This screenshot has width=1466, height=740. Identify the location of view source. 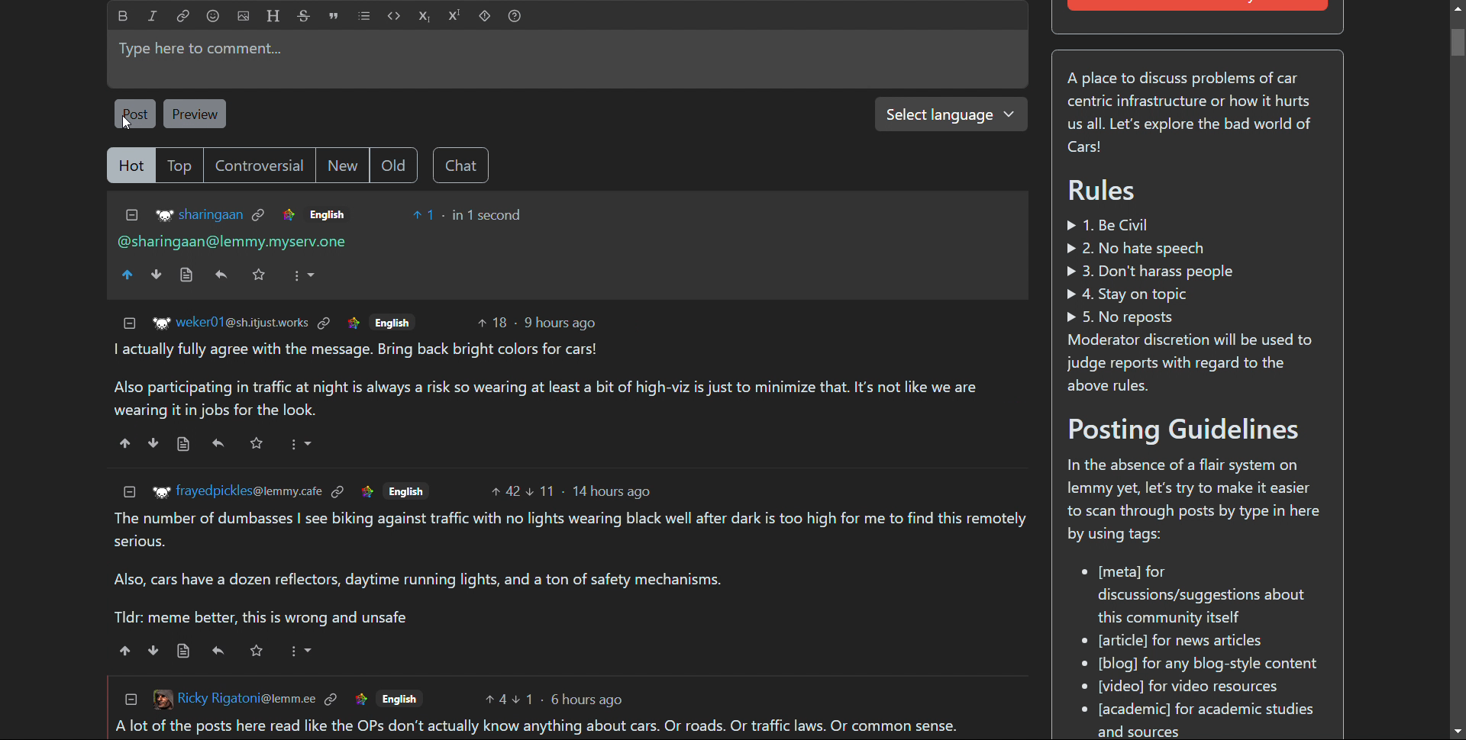
(183, 649).